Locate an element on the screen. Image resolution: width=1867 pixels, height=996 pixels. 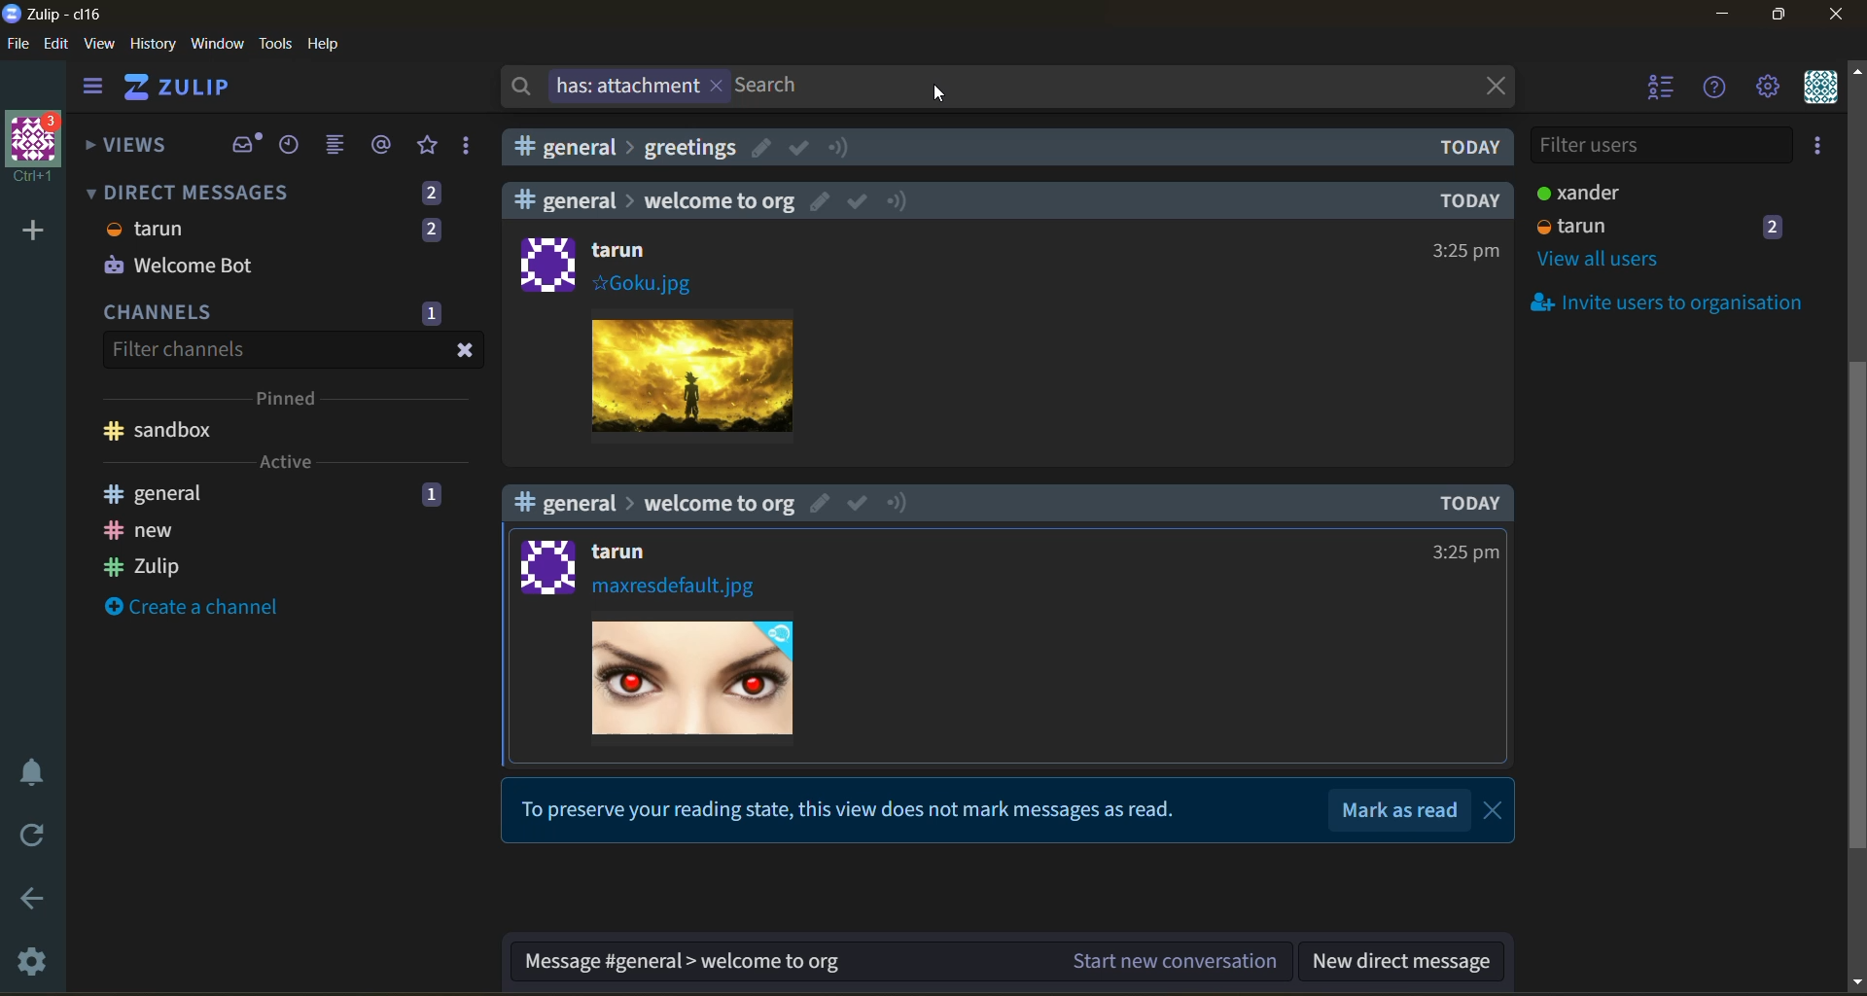
mentions is located at coordinates (383, 145).